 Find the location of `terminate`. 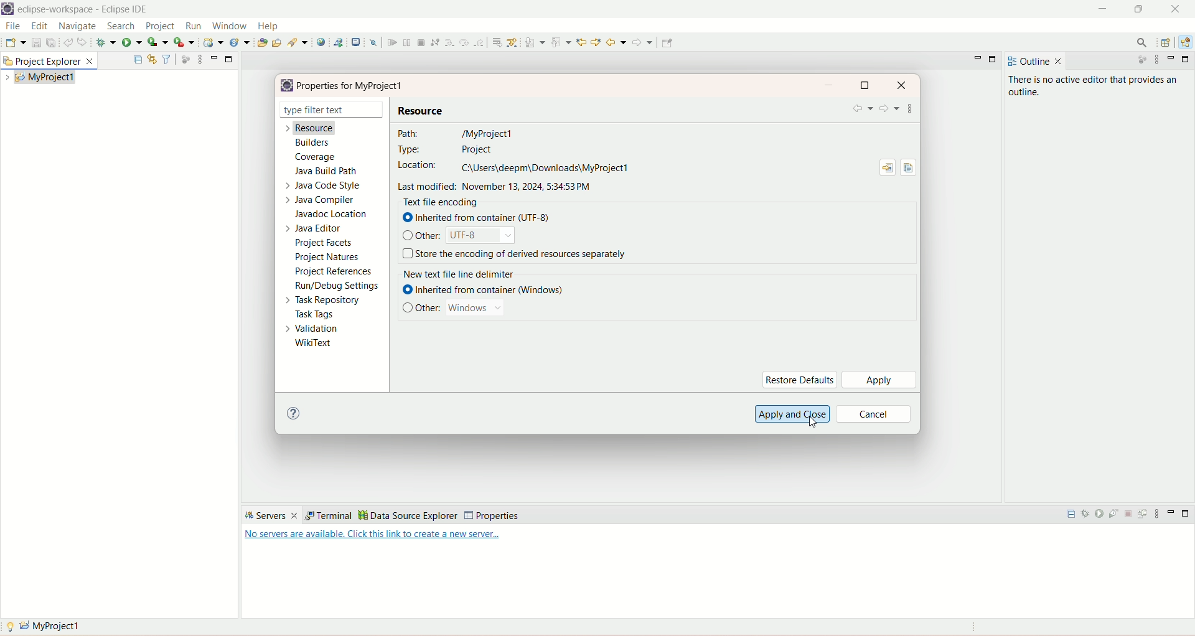

terminate is located at coordinates (422, 42).